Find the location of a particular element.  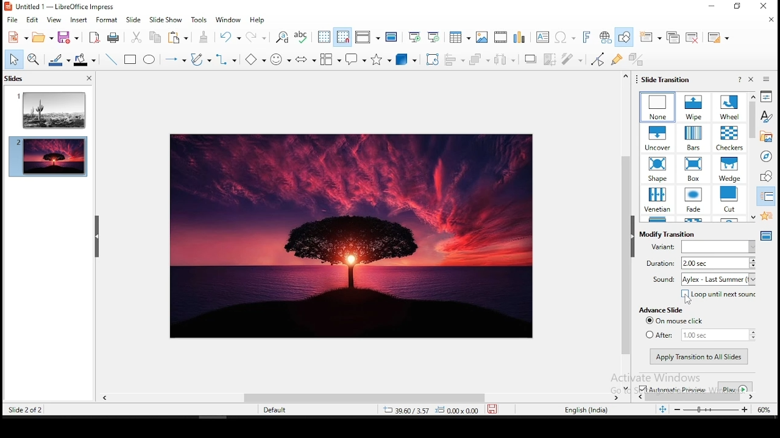

loop until next sound is located at coordinates (717, 295).